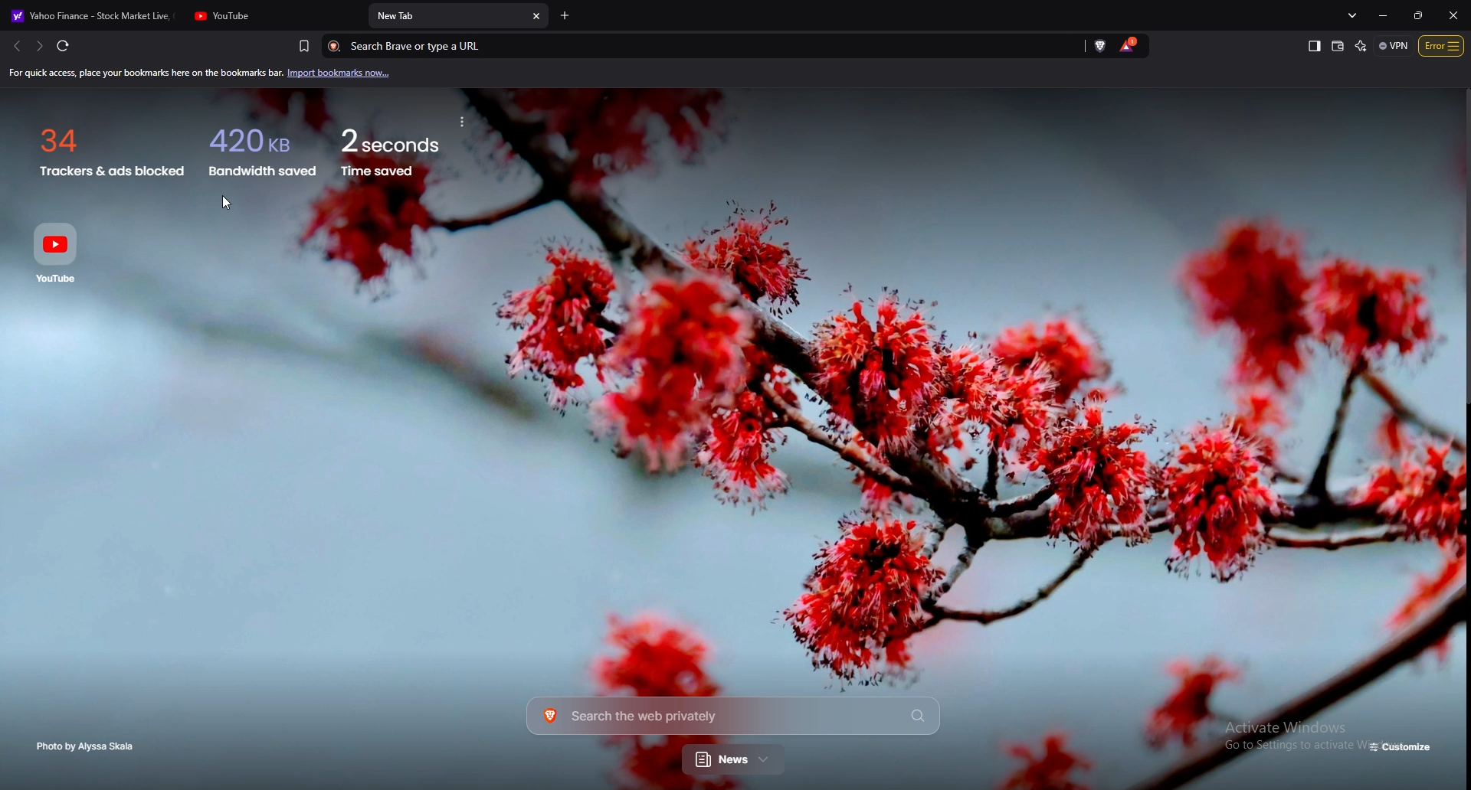 This screenshot has width=1471, height=790. Describe the element at coordinates (565, 16) in the screenshot. I see `add tab` at that location.